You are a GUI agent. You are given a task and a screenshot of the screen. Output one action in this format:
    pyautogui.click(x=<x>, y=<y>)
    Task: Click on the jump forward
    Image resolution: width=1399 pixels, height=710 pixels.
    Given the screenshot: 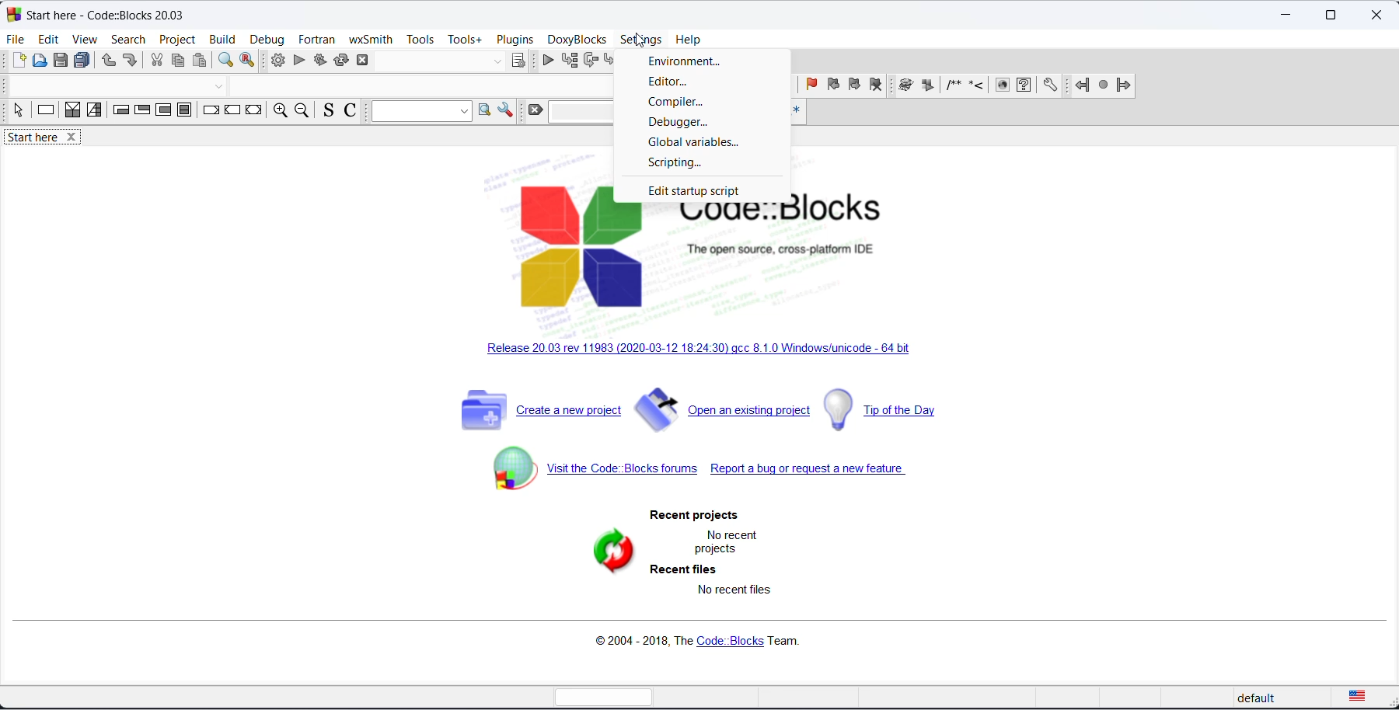 What is the action you would take?
    pyautogui.click(x=1123, y=85)
    